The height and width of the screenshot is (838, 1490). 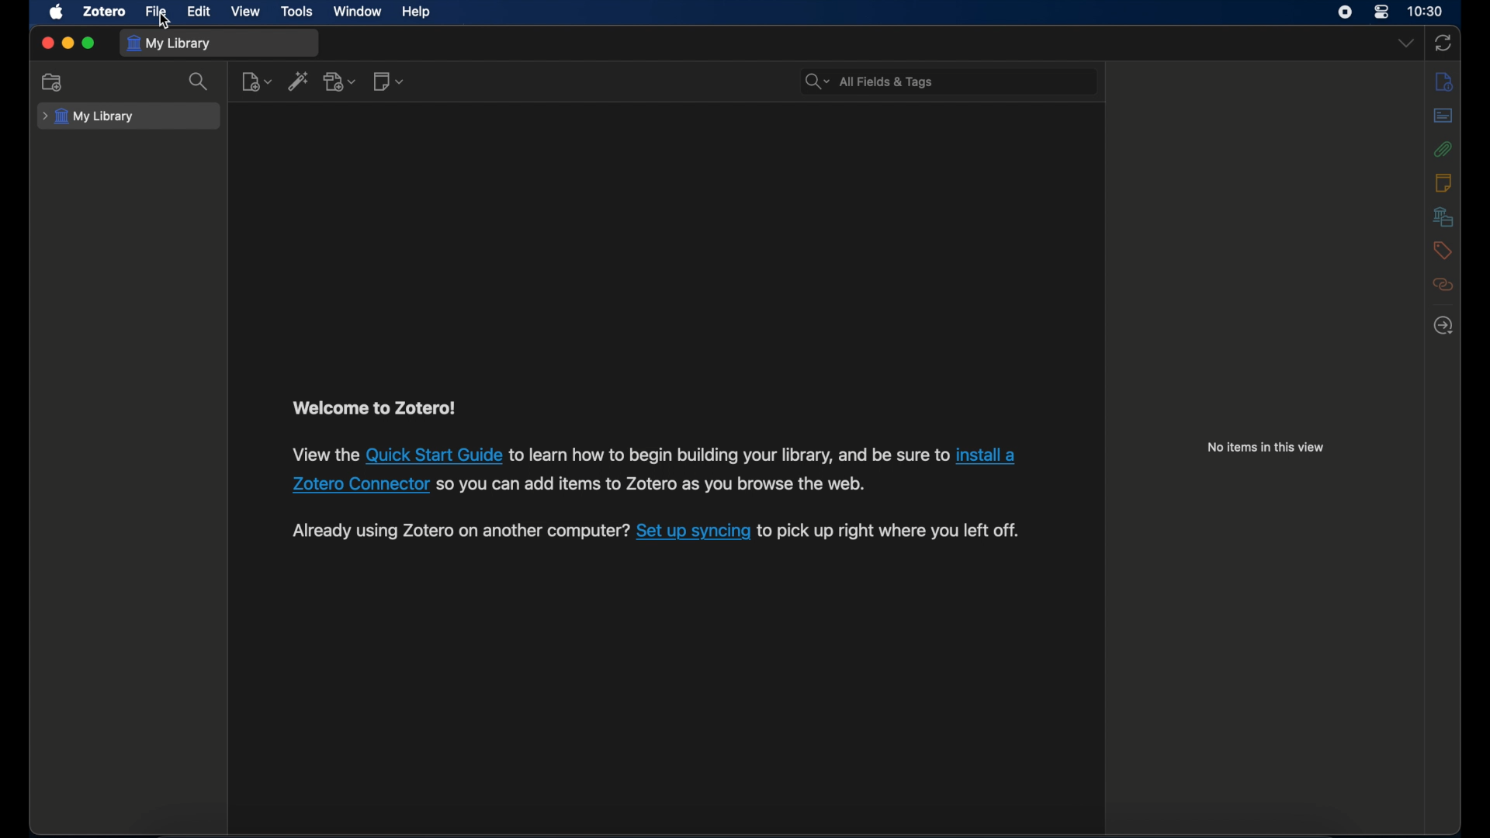 I want to click on set up, so click(x=694, y=532).